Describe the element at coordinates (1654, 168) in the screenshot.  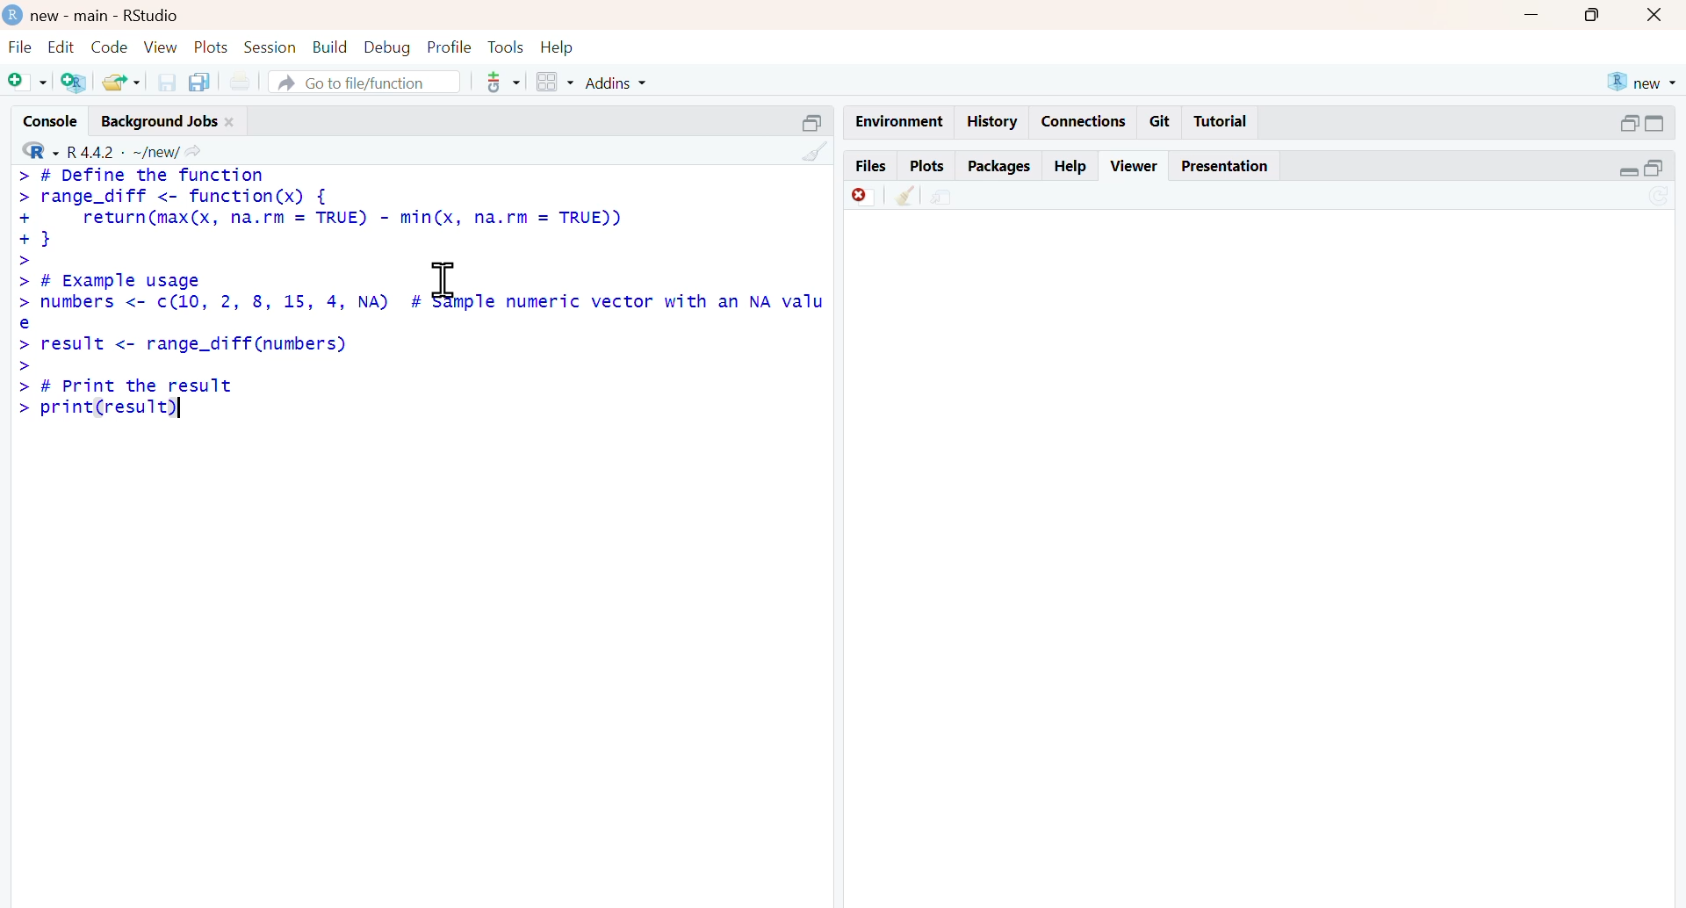
I see `open in separate window` at that location.